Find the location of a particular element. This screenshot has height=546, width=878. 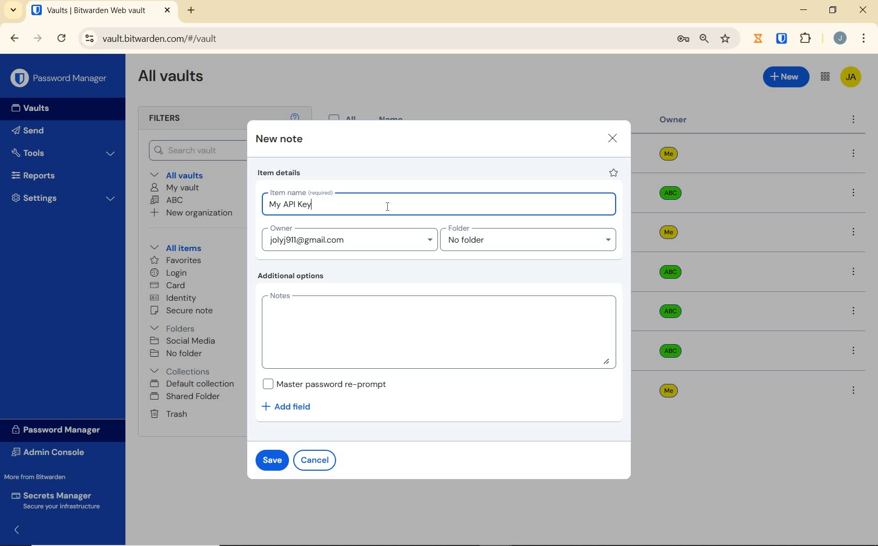

All vaults is located at coordinates (187, 176).